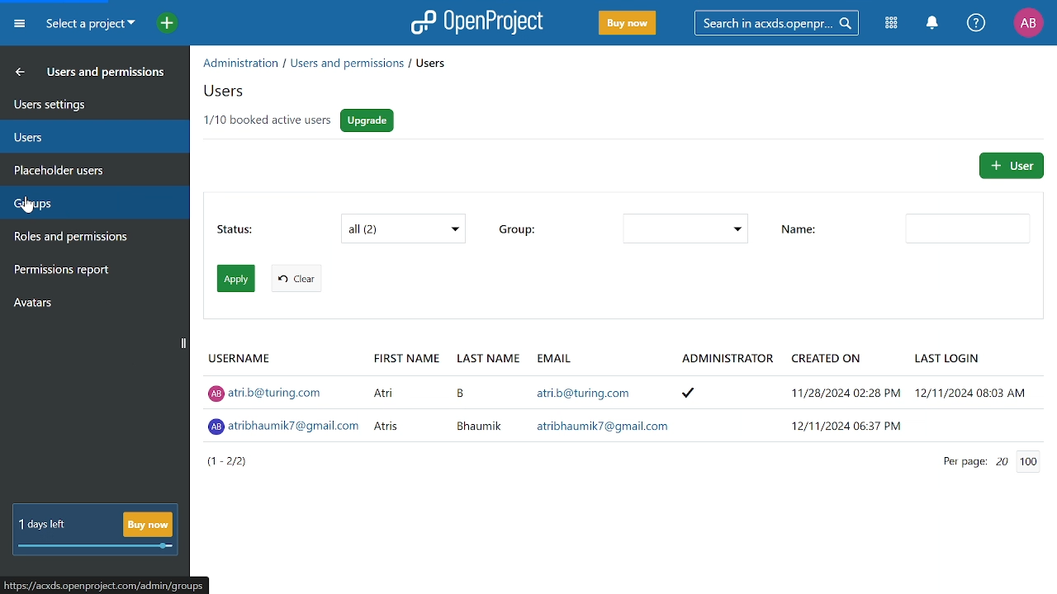 This screenshot has width=1057, height=594. What do you see at coordinates (92, 168) in the screenshot?
I see `Placeholders users` at bounding box center [92, 168].